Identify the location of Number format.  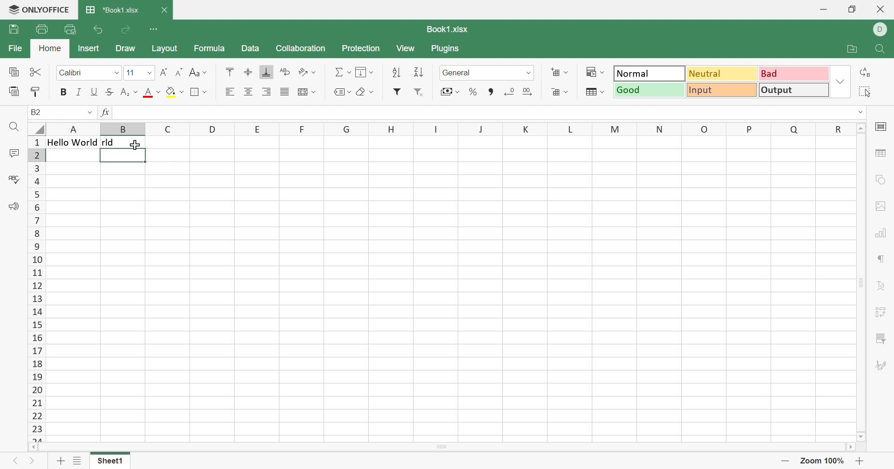
(483, 71).